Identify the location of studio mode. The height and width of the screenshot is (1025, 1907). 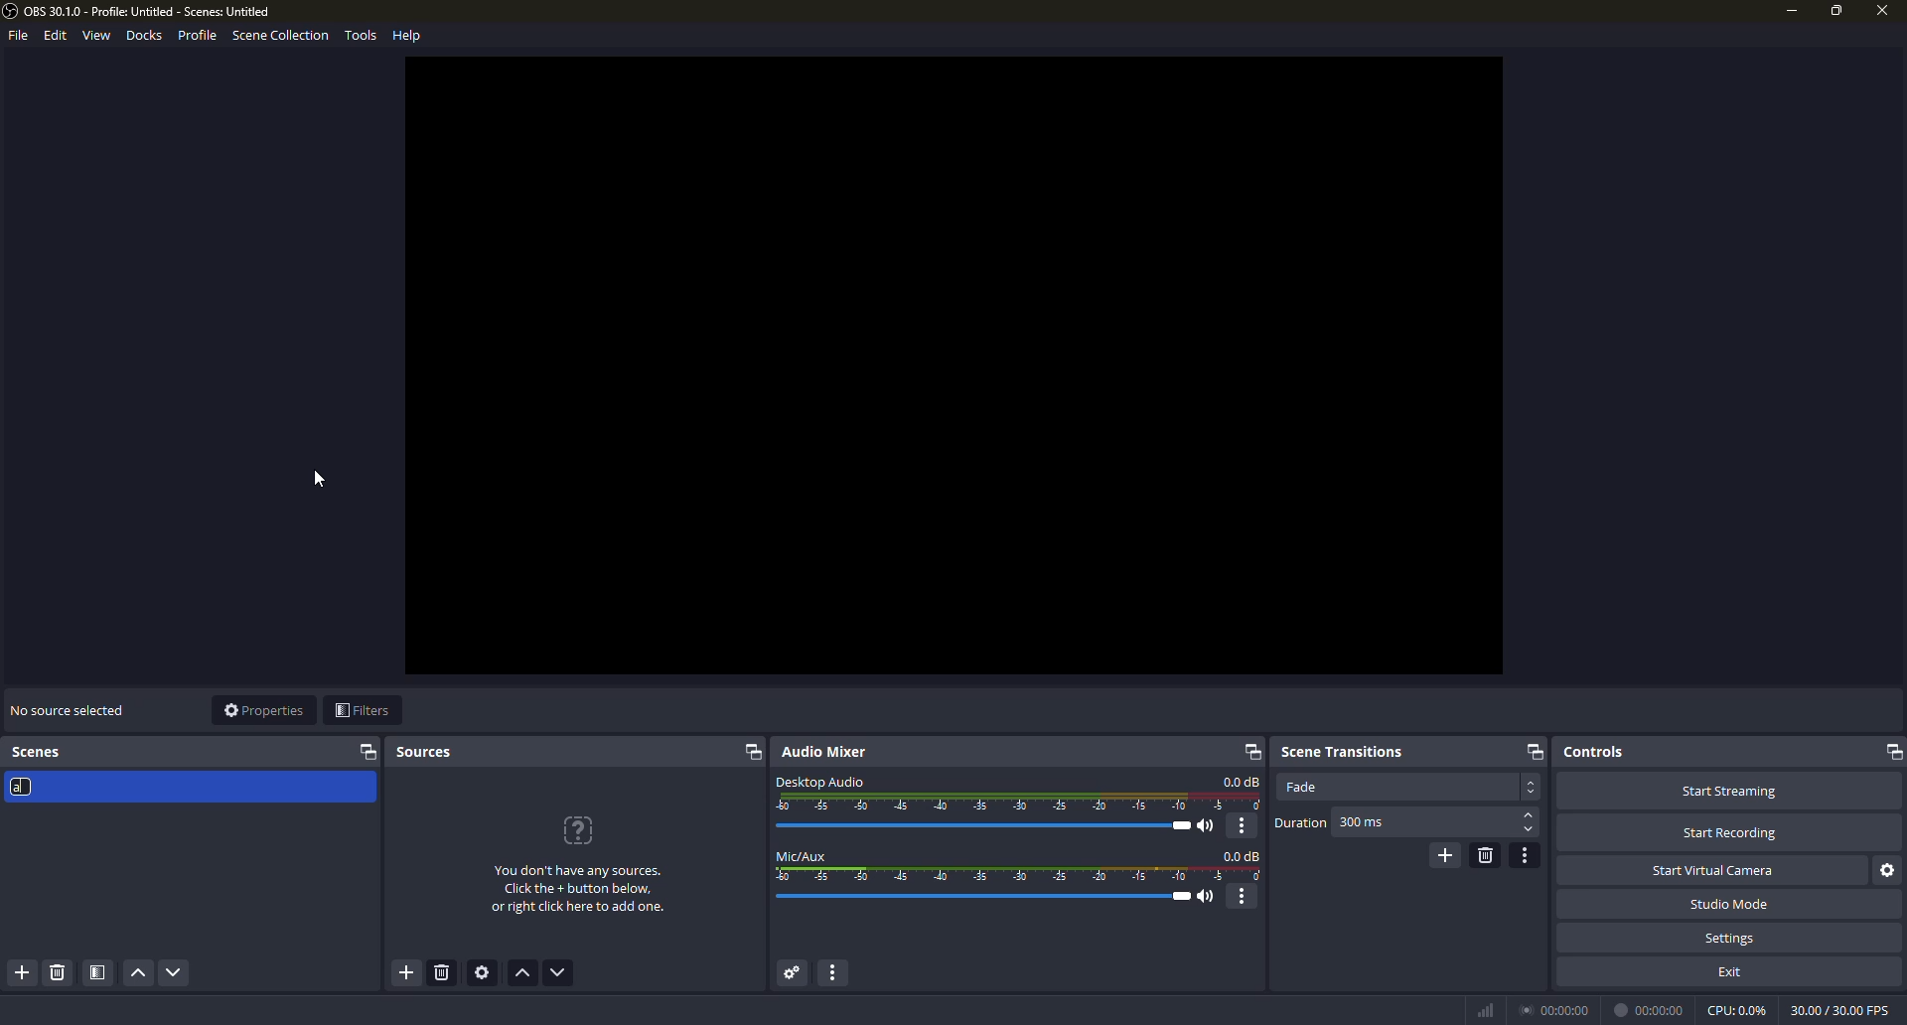
(1728, 904).